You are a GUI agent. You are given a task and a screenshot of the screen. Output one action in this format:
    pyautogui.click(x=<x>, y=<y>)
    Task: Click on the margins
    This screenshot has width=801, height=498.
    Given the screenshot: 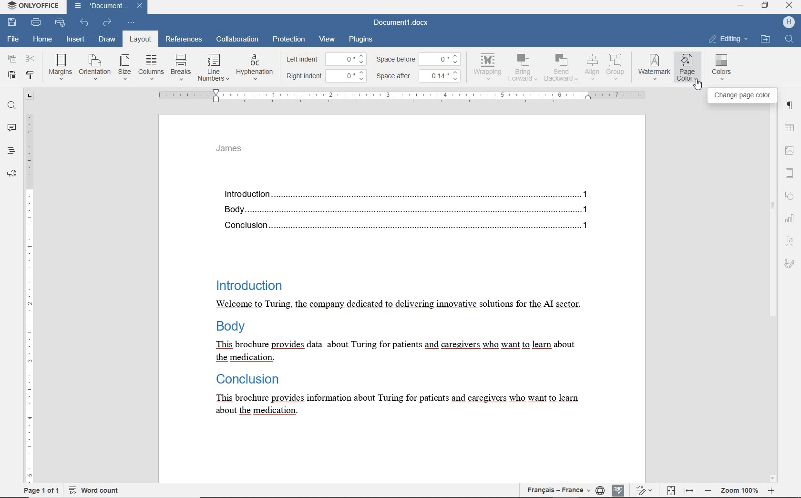 What is the action you would take?
    pyautogui.click(x=61, y=66)
    